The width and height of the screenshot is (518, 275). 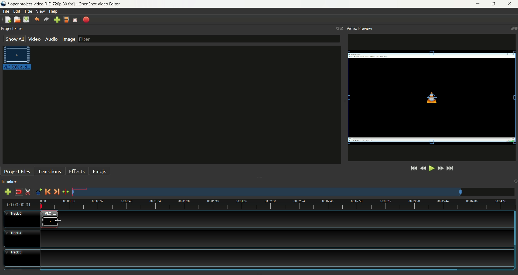 I want to click on choose profile, so click(x=67, y=20).